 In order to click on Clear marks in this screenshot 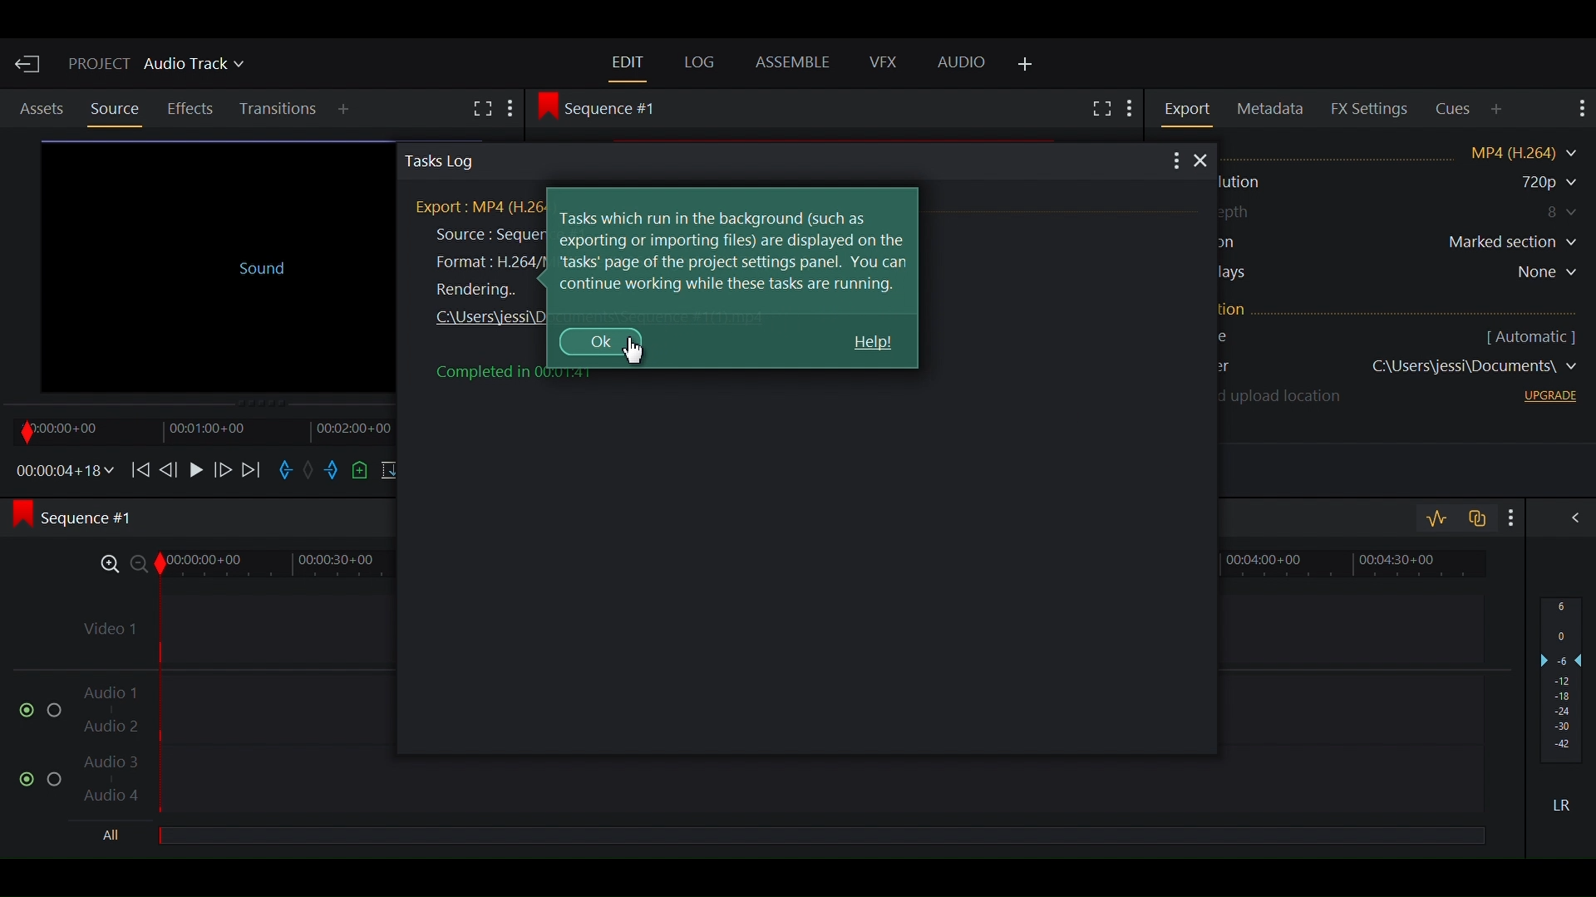, I will do `click(313, 472)`.